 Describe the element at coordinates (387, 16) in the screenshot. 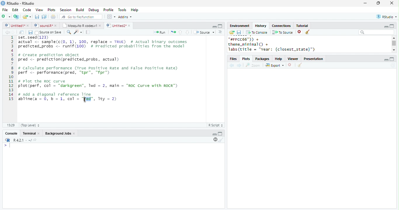

I see `RStudio` at that location.